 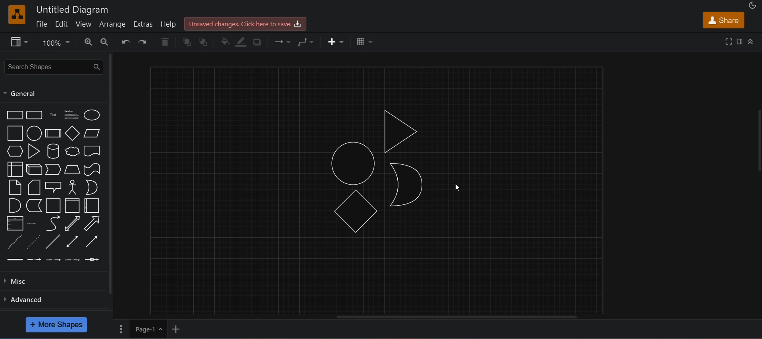 I want to click on cube, so click(x=33, y=169).